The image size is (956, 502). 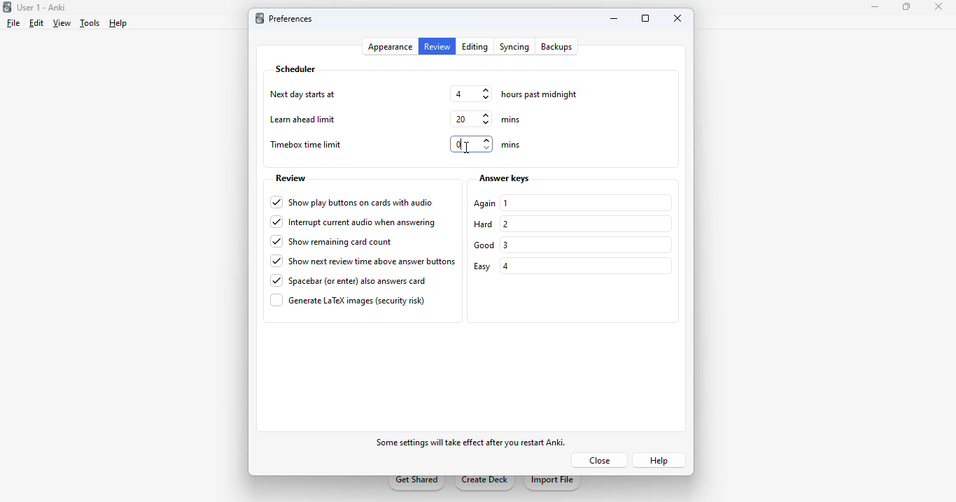 I want to click on minimize, so click(x=614, y=18).